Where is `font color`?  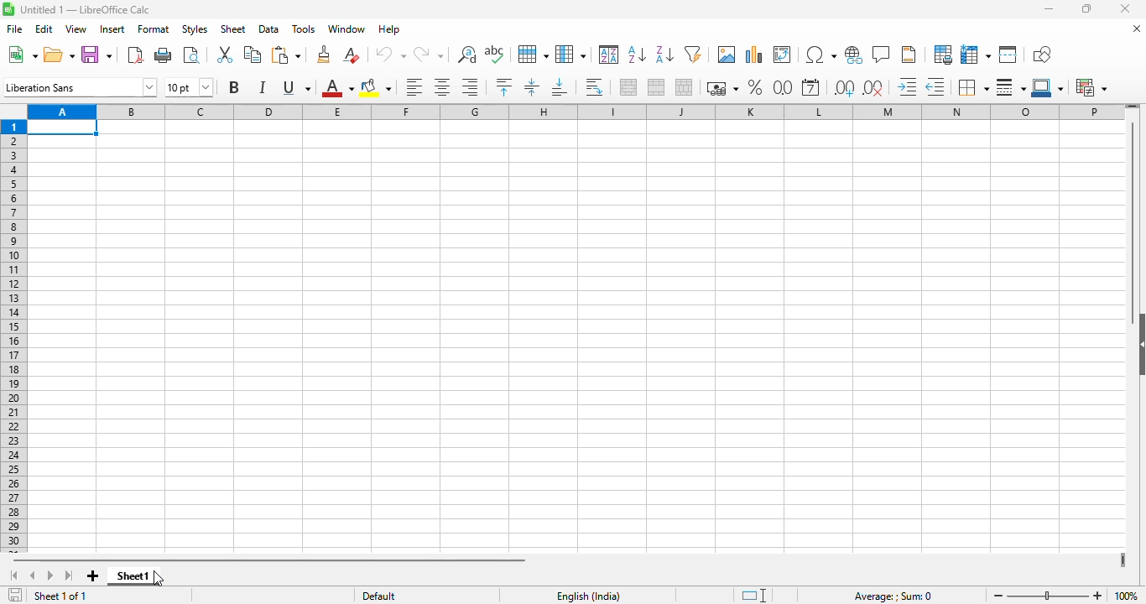
font color is located at coordinates (336, 87).